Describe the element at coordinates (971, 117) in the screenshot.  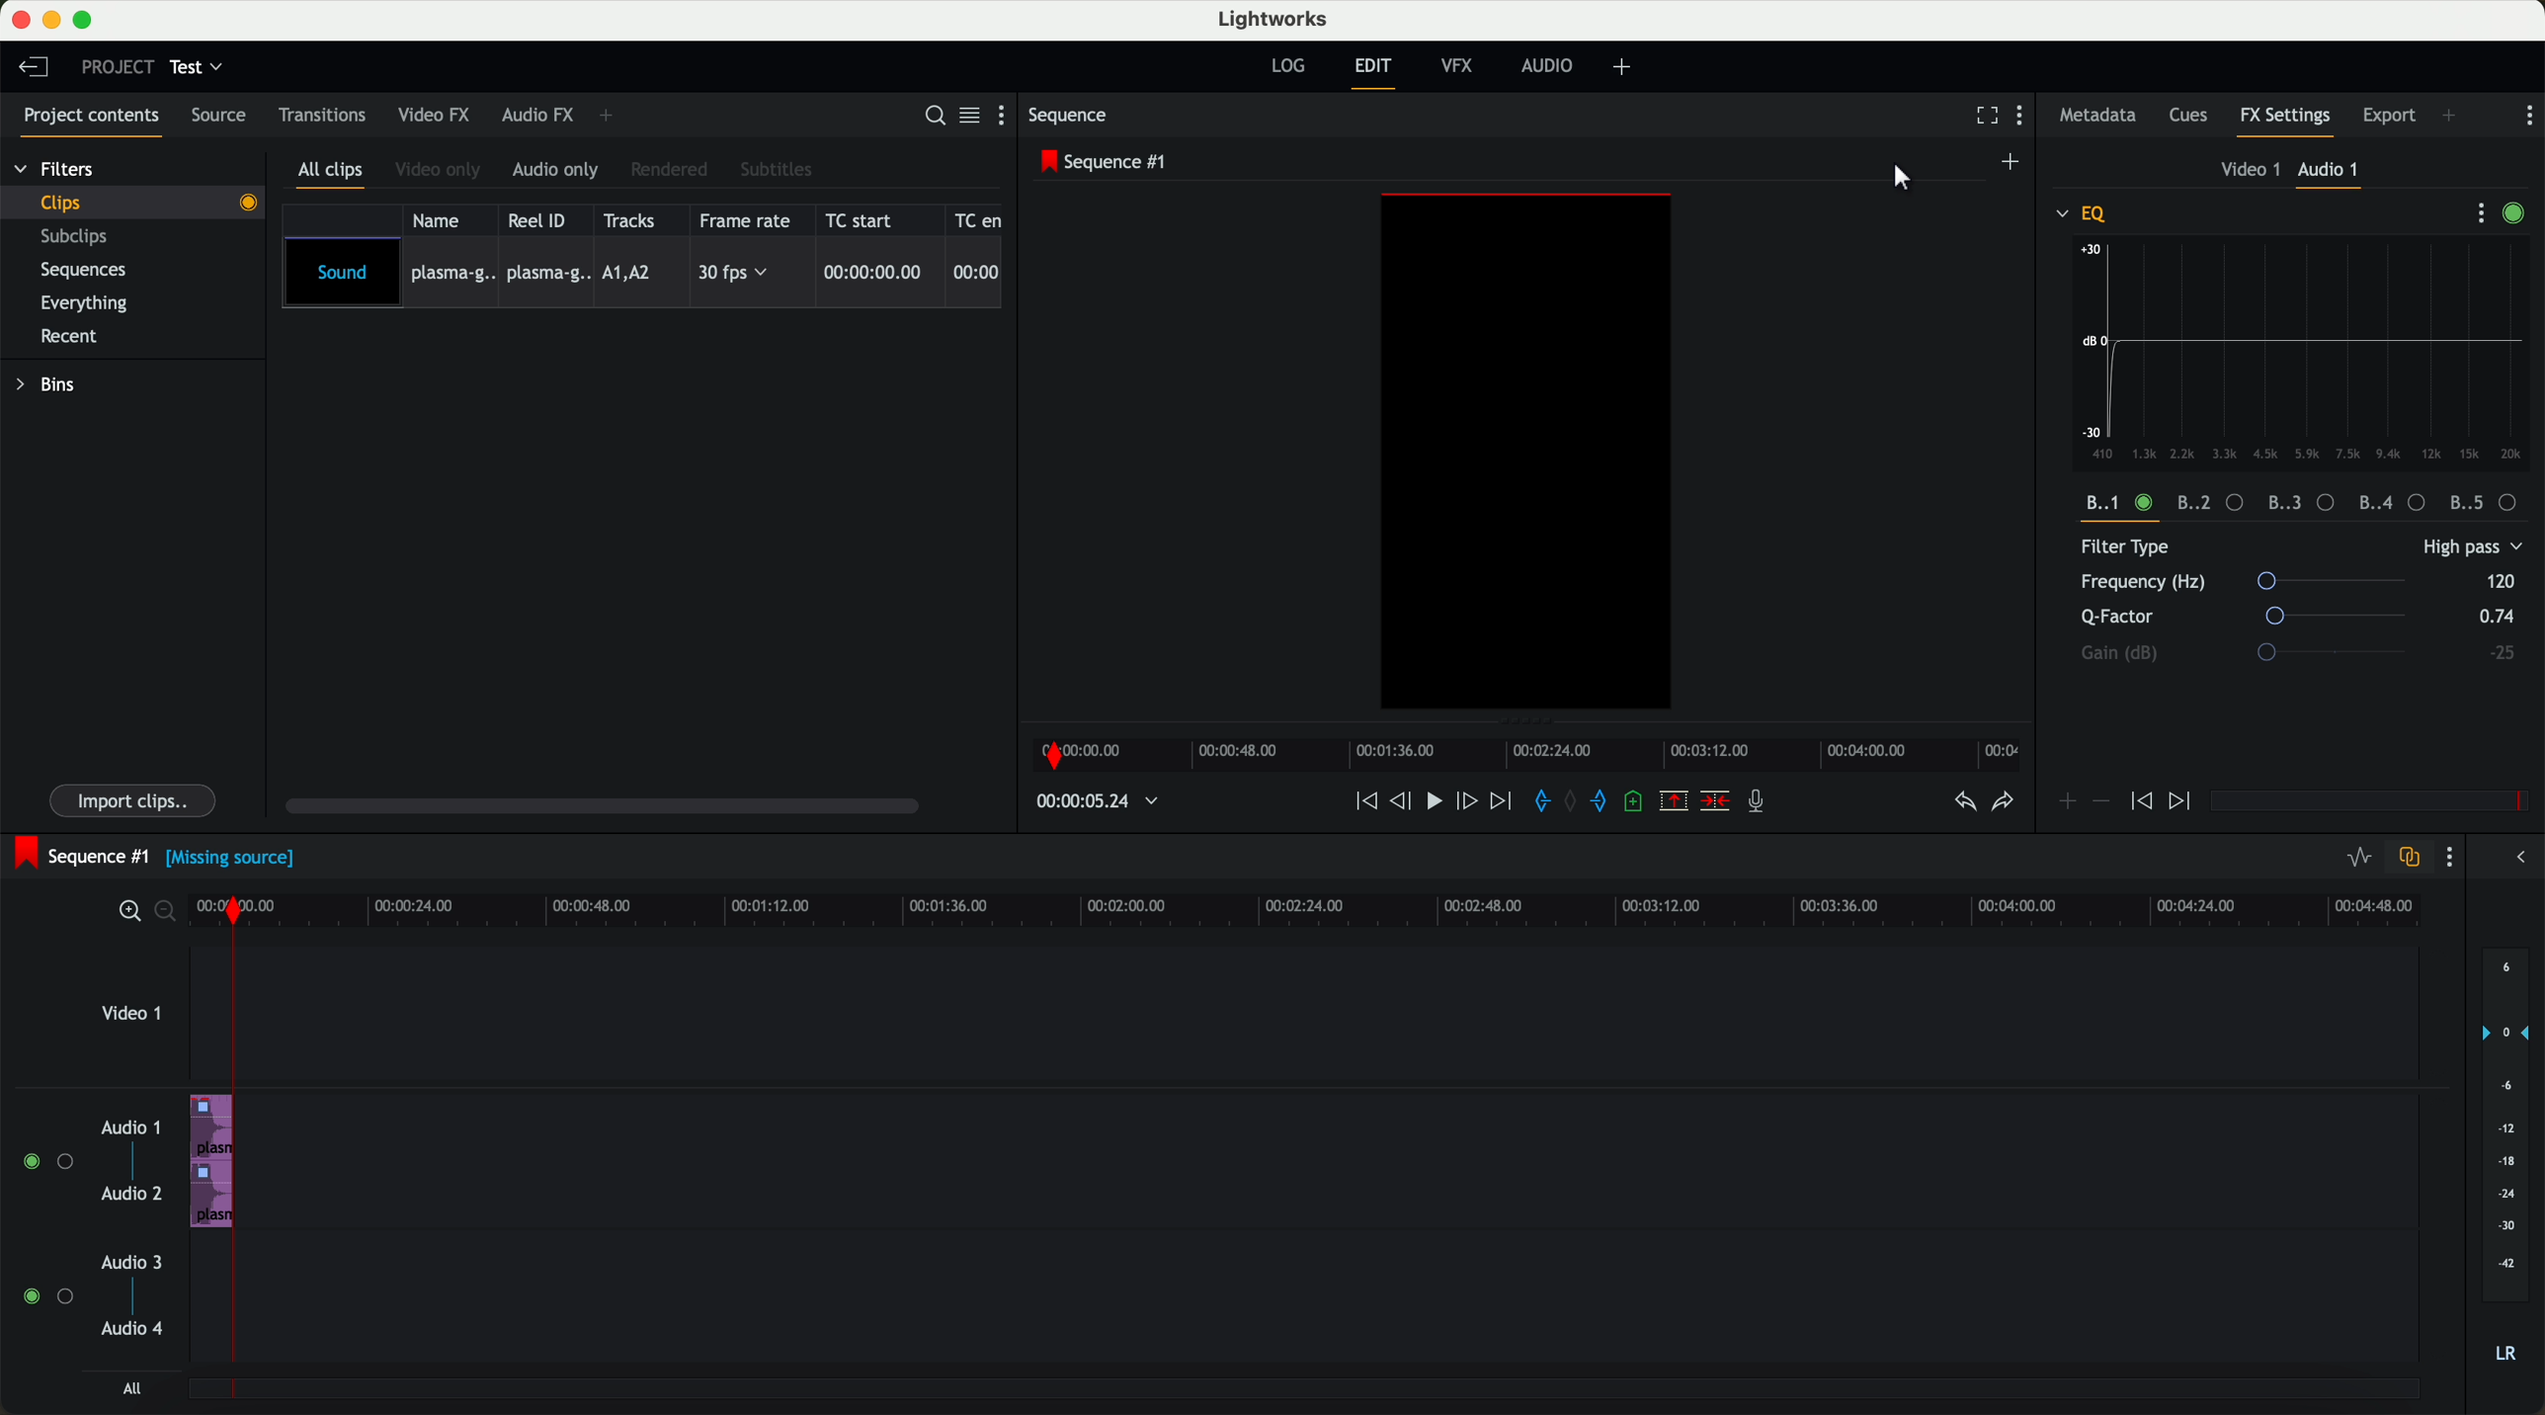
I see `toggle between list and toggle view` at that location.